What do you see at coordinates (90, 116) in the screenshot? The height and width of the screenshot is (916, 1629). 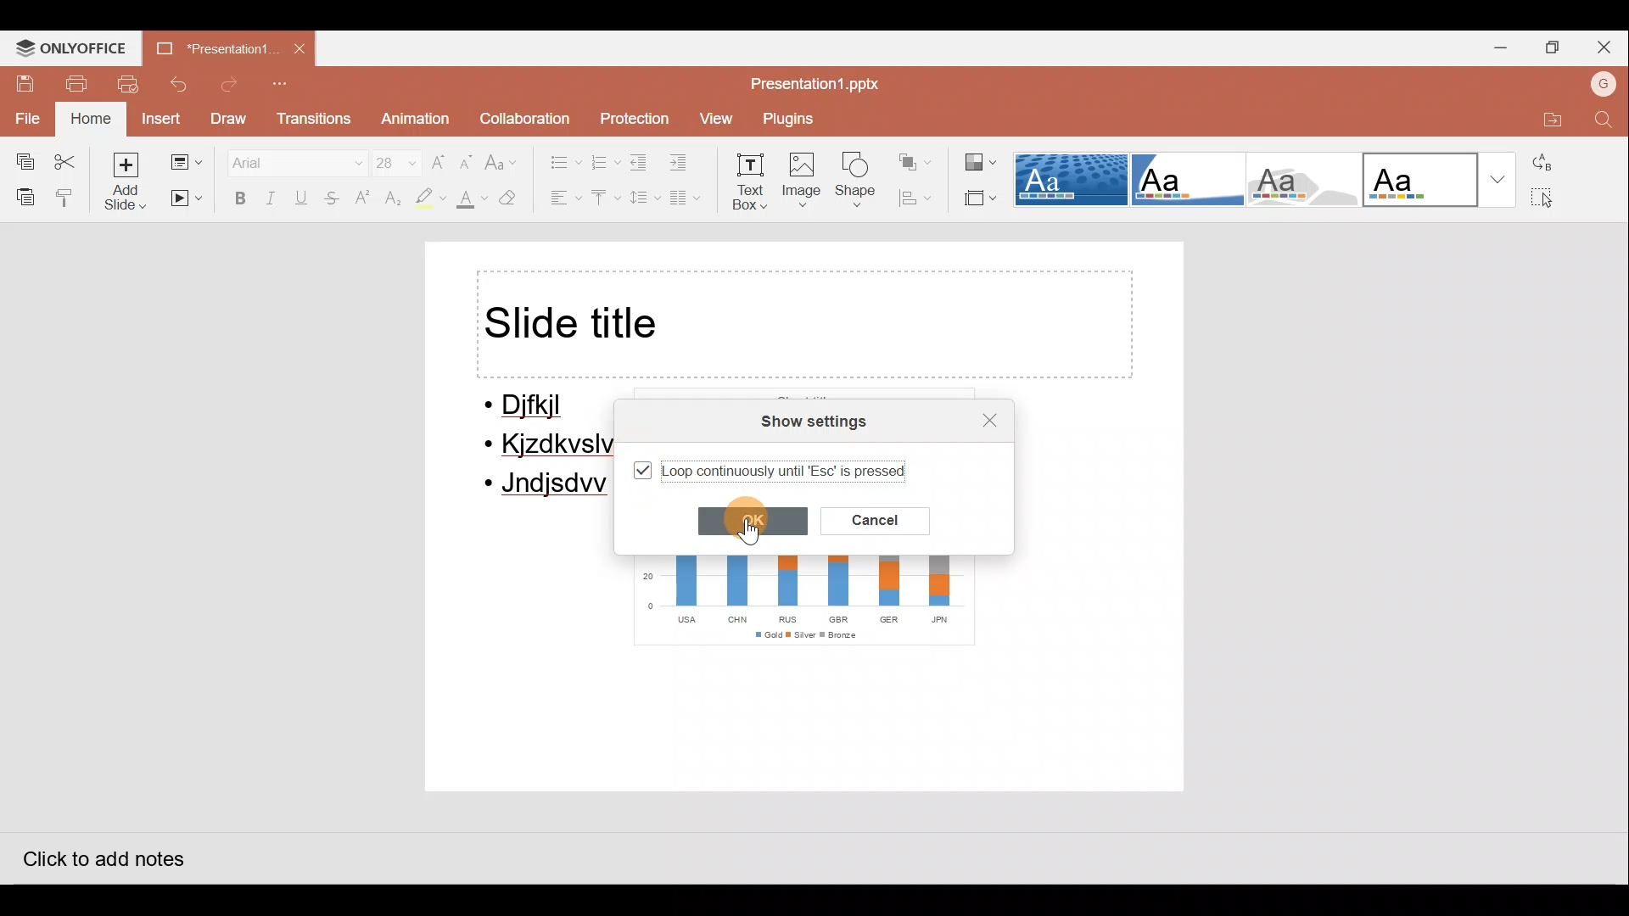 I see `Home` at bounding box center [90, 116].